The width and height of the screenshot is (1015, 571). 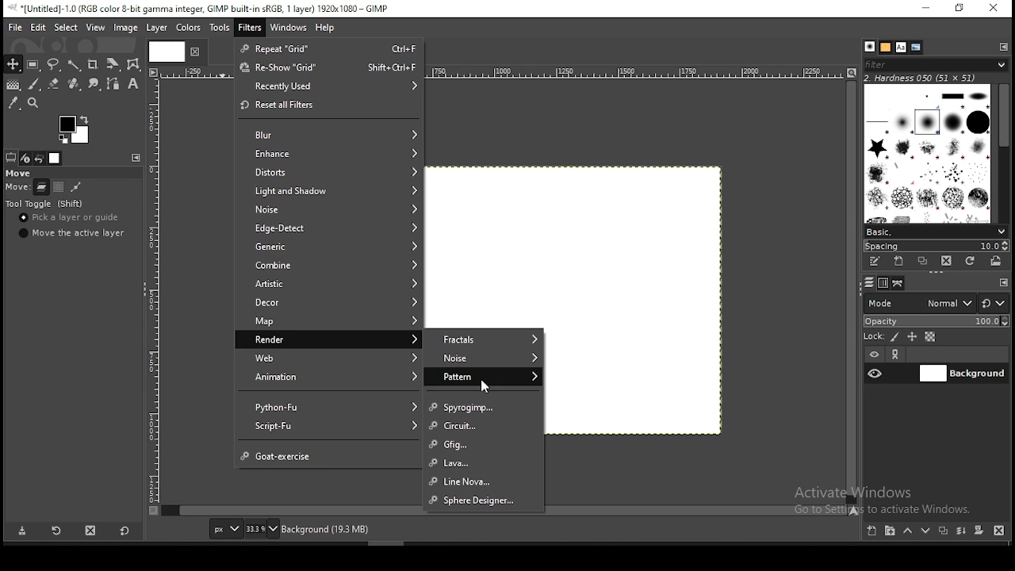 What do you see at coordinates (885, 284) in the screenshot?
I see `channels` at bounding box center [885, 284].